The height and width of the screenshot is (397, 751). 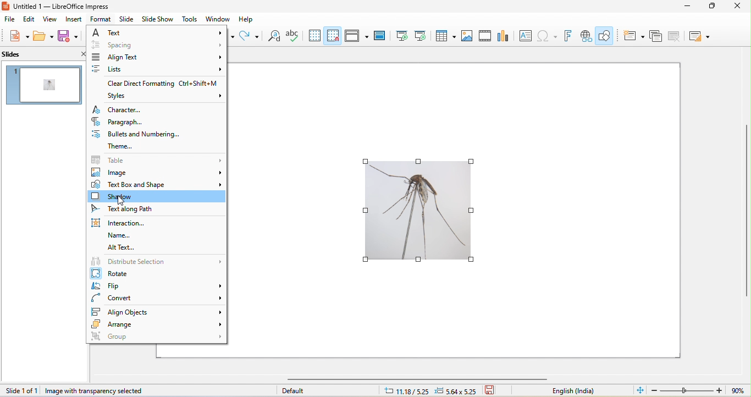 What do you see at coordinates (126, 19) in the screenshot?
I see `slide` at bounding box center [126, 19].